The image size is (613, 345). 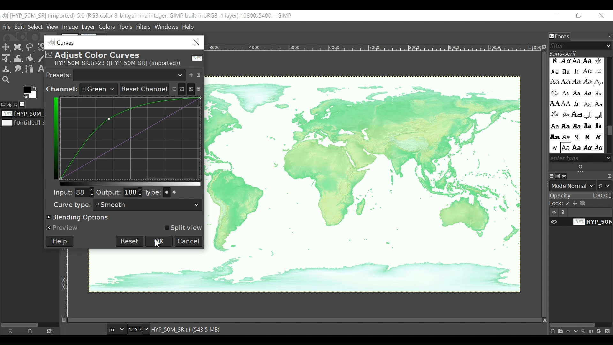 I want to click on Tools, so click(x=127, y=27).